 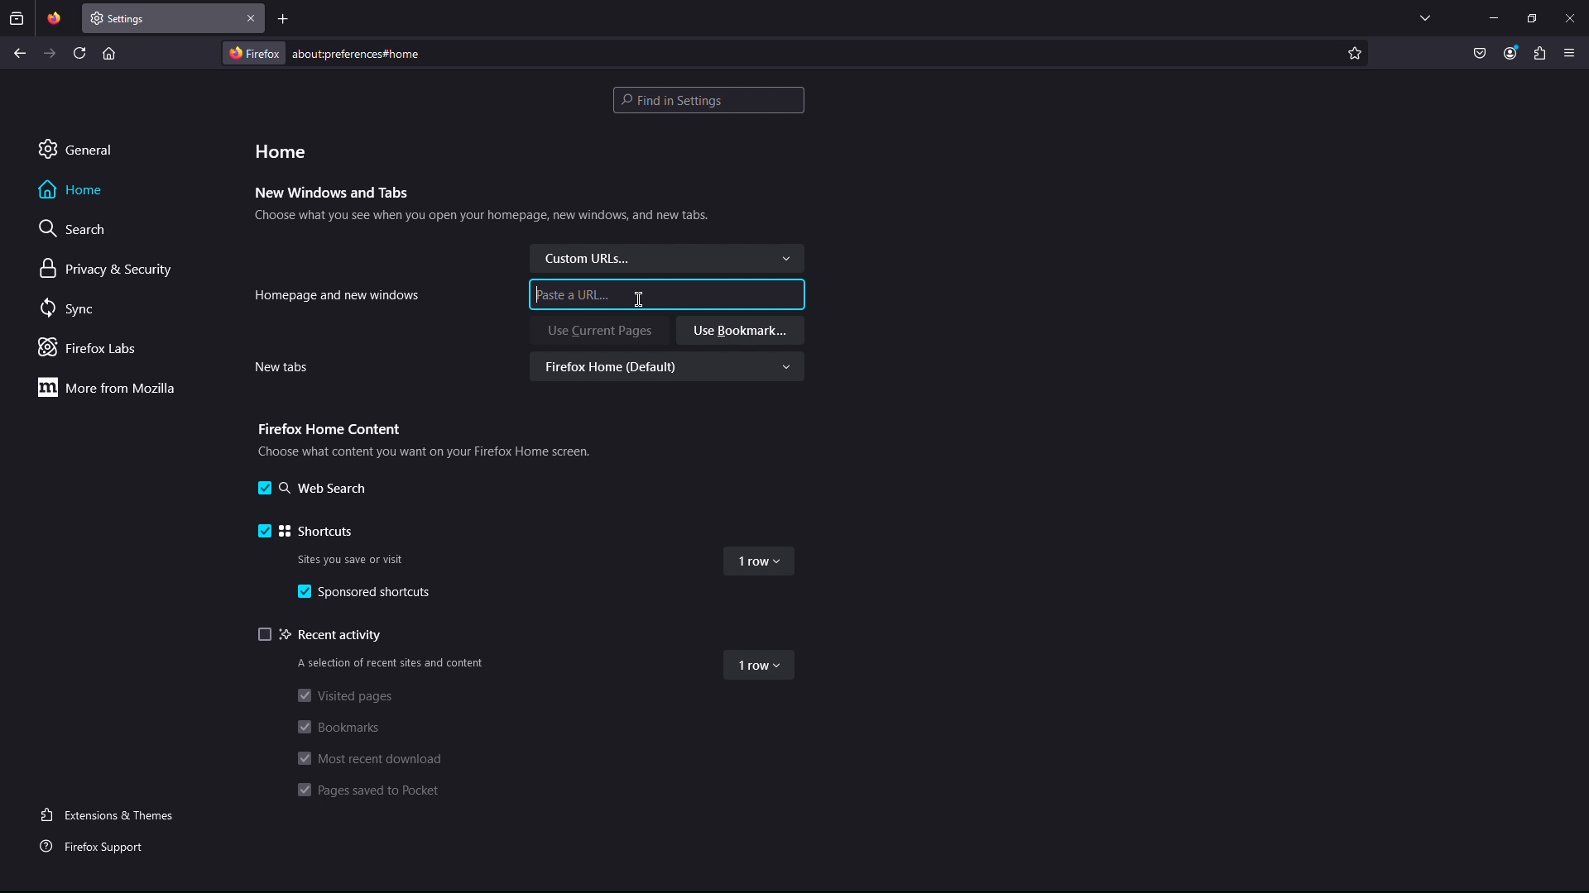 I want to click on Pinned Tab, so click(x=54, y=18).